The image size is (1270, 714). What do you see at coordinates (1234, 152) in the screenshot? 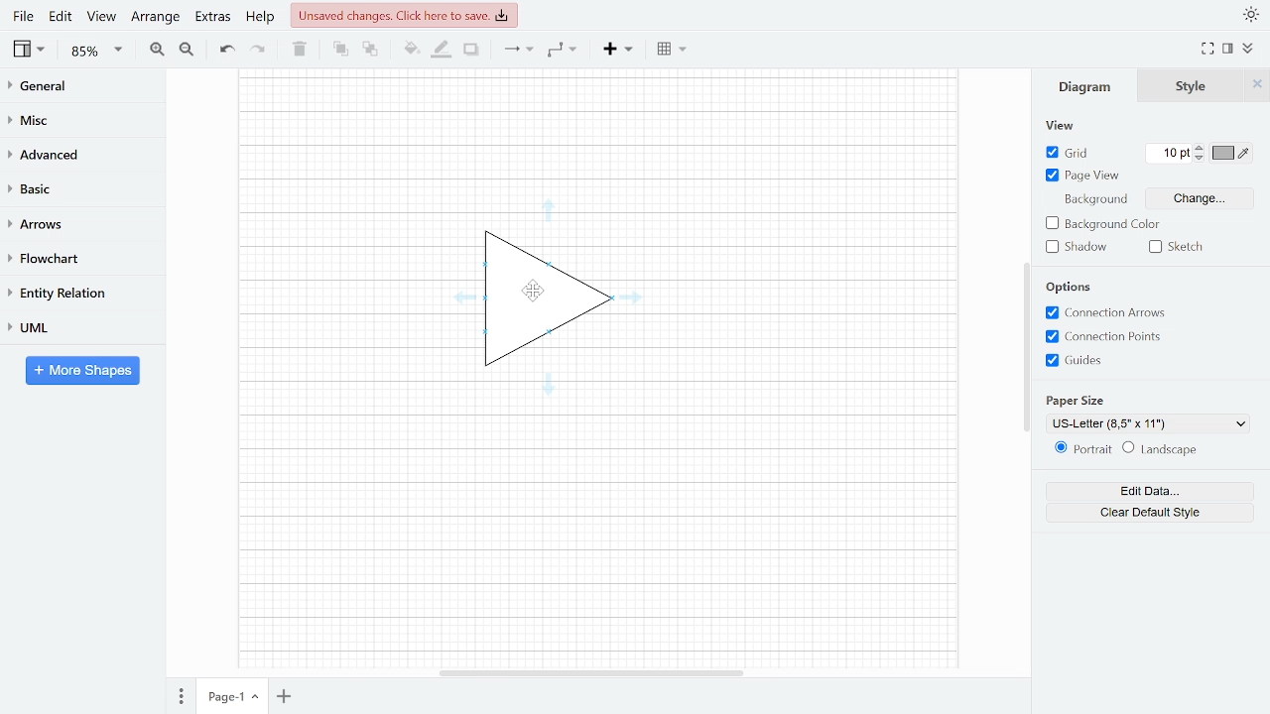
I see `Grid color` at bounding box center [1234, 152].